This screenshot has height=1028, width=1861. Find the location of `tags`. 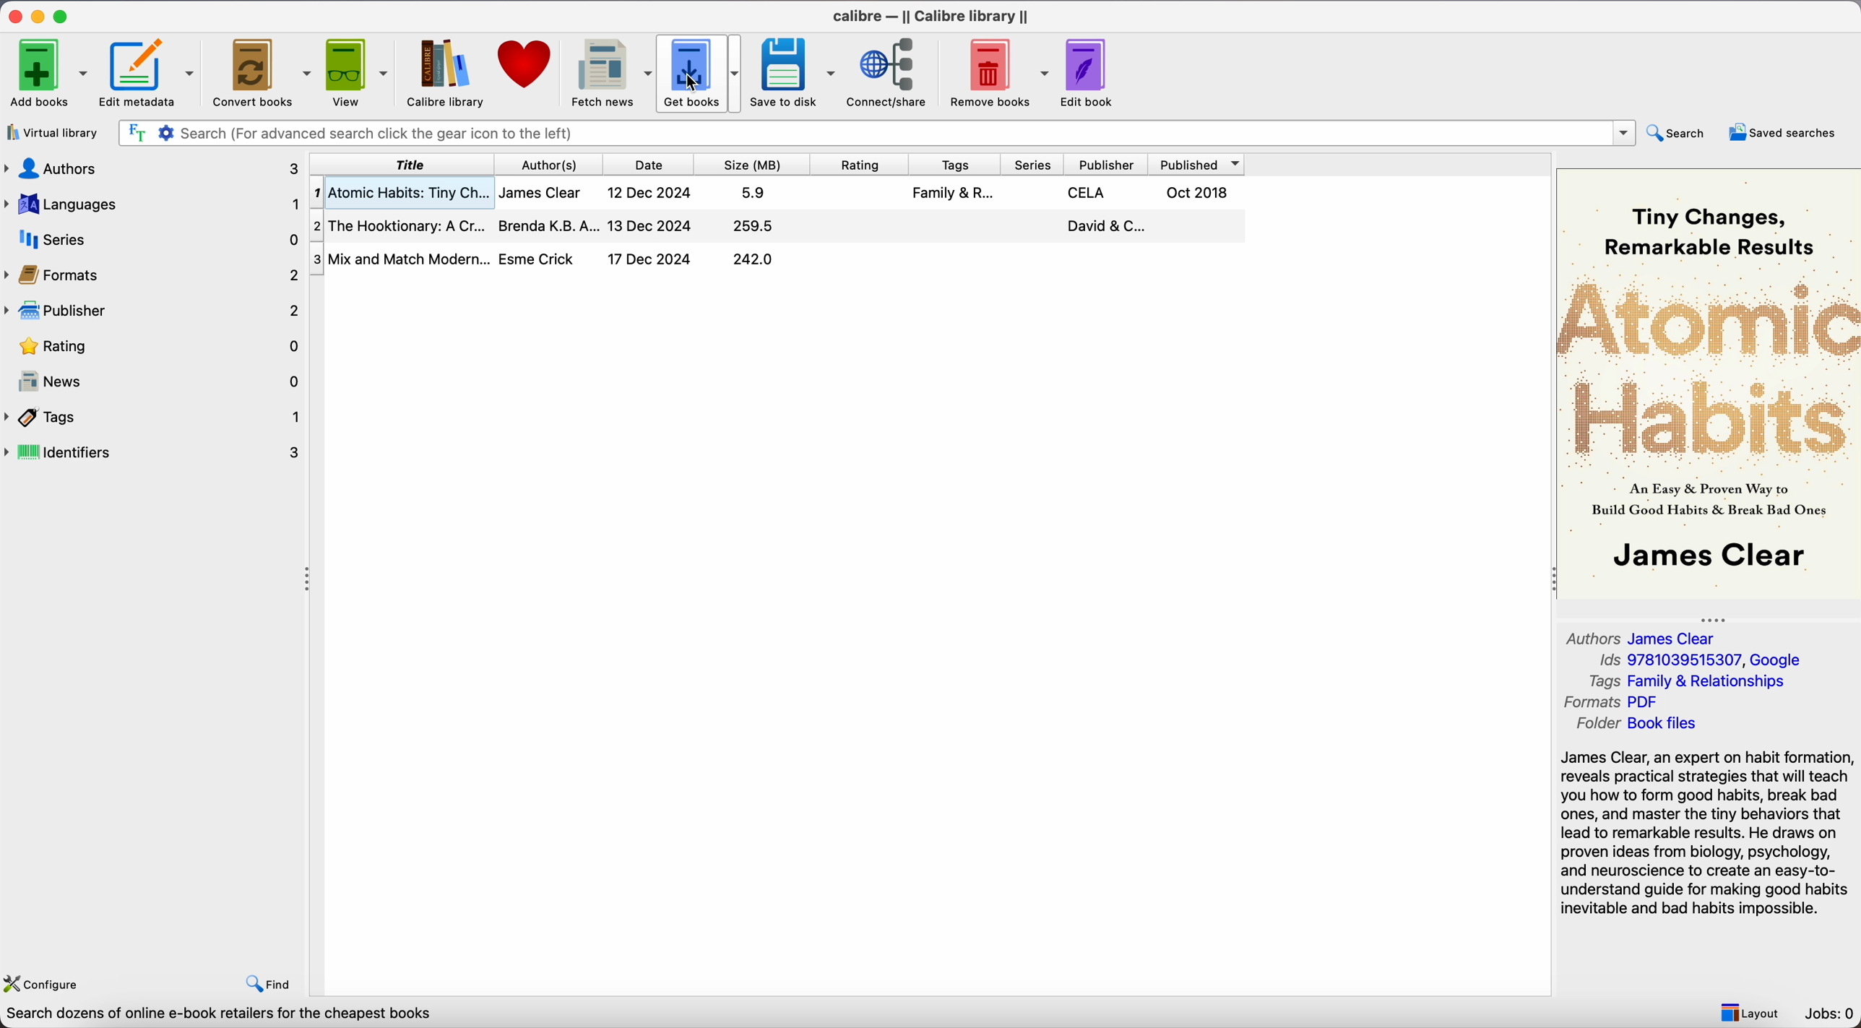

tags is located at coordinates (950, 165).